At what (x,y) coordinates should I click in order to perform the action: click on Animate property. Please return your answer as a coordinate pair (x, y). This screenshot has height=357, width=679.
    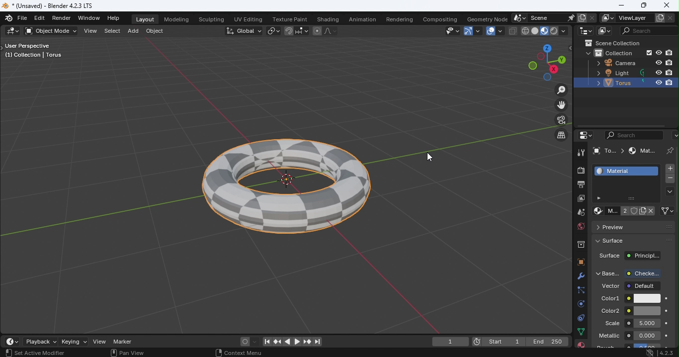
    Looking at the image, I should click on (666, 312).